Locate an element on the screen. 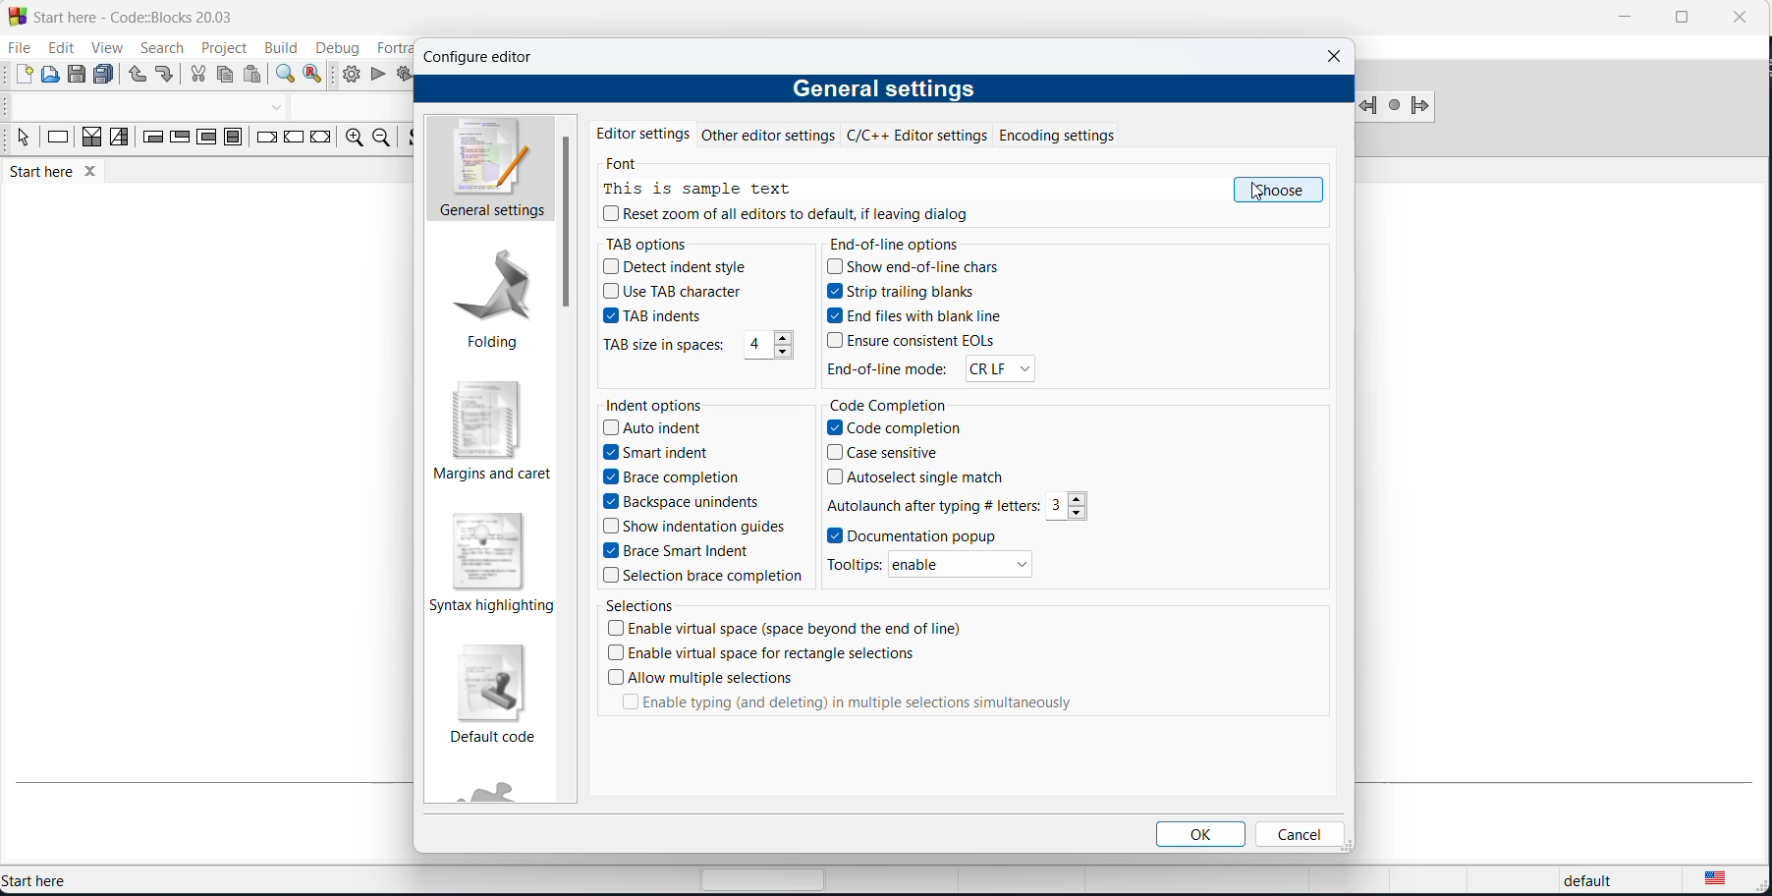 The width and height of the screenshot is (1772, 896). new file is located at coordinates (23, 75).